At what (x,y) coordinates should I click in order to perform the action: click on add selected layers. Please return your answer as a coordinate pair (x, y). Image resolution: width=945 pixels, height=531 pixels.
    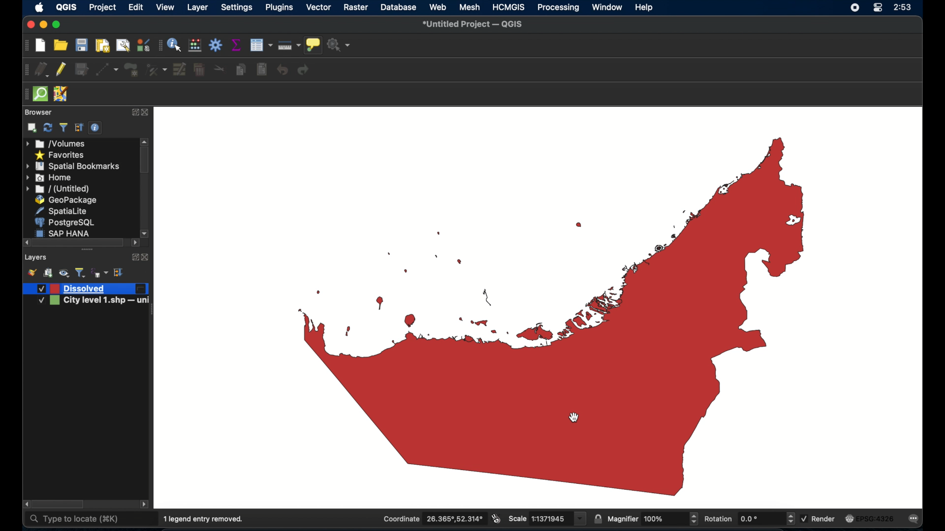
    Looking at the image, I should click on (32, 128).